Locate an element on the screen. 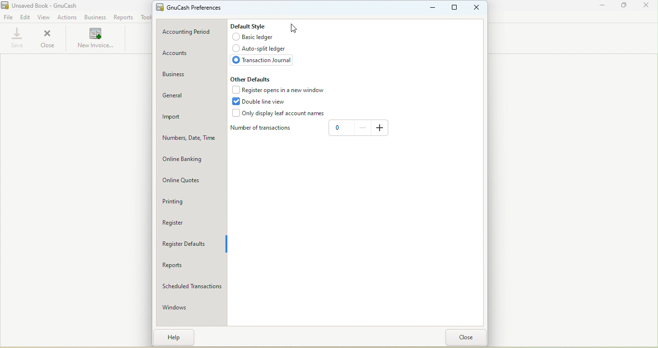  Edit is located at coordinates (26, 18).